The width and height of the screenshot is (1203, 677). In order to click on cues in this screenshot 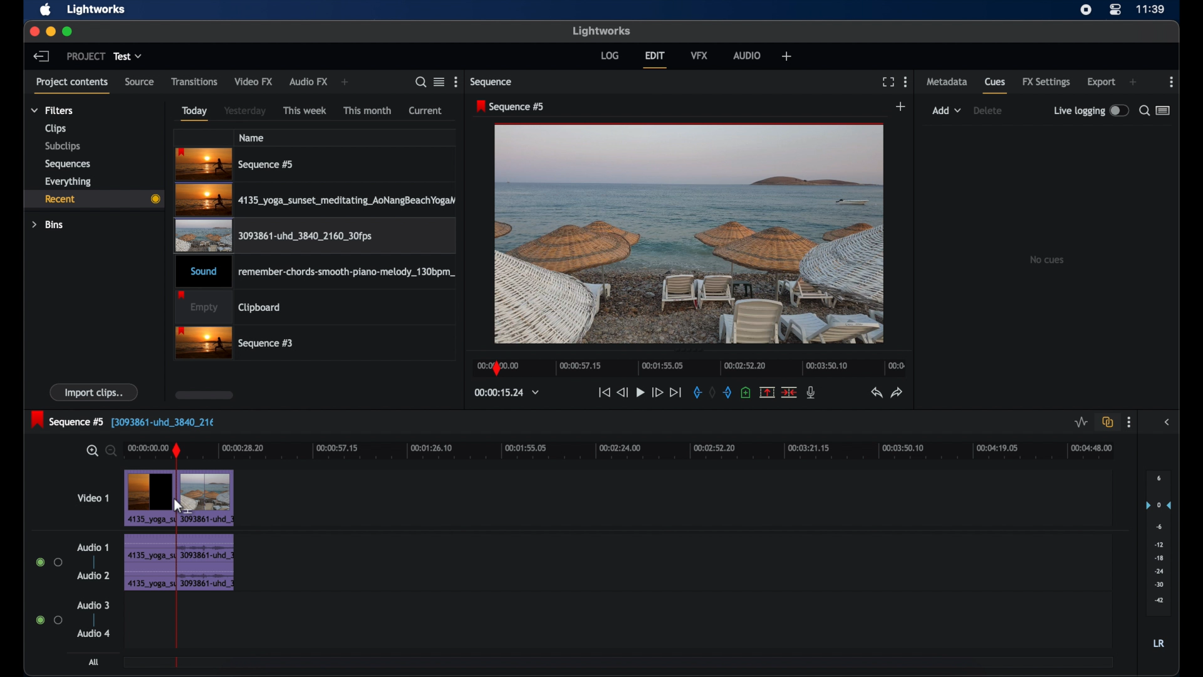, I will do `click(996, 86)`.